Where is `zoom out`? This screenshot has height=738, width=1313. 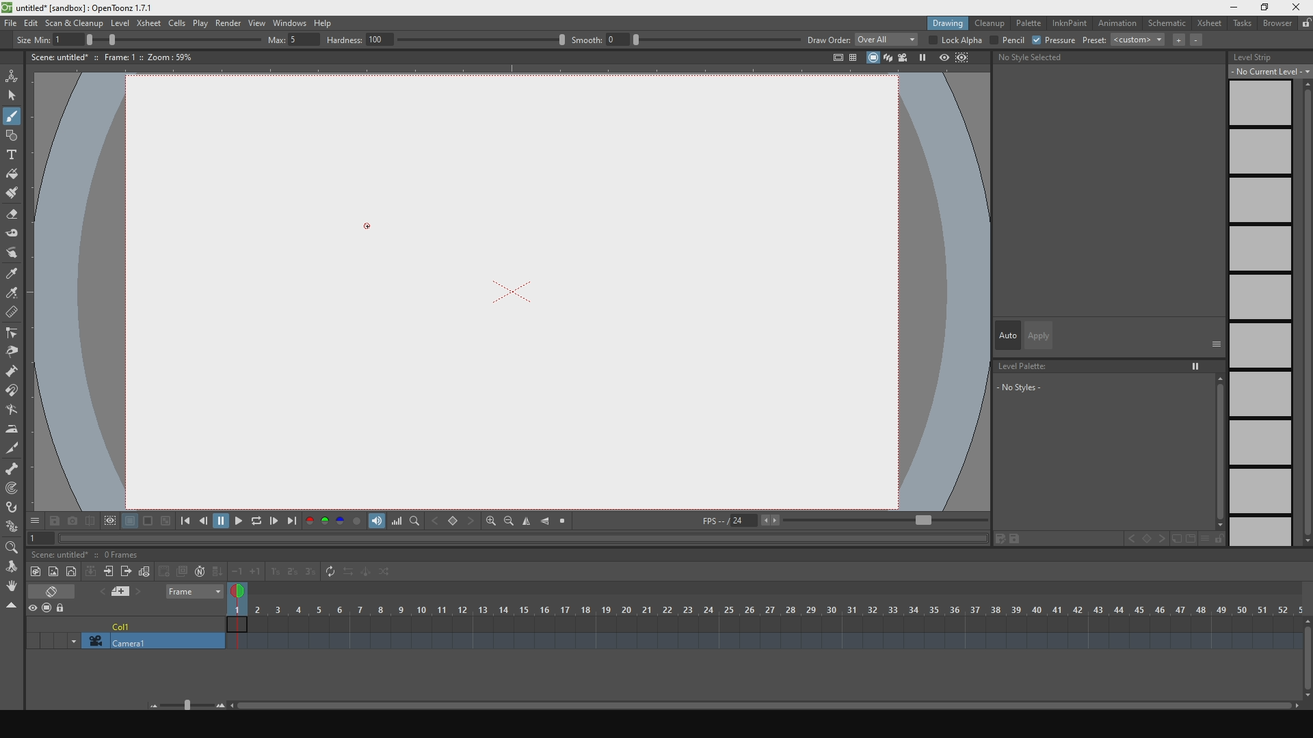
zoom out is located at coordinates (509, 522).